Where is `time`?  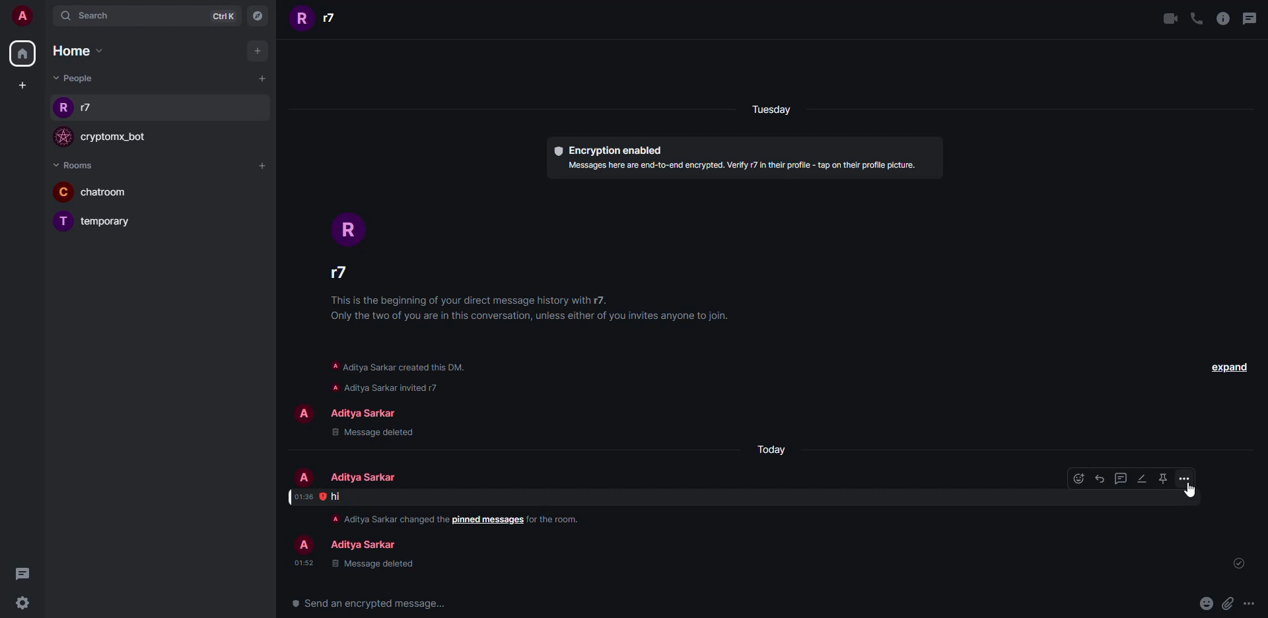 time is located at coordinates (304, 563).